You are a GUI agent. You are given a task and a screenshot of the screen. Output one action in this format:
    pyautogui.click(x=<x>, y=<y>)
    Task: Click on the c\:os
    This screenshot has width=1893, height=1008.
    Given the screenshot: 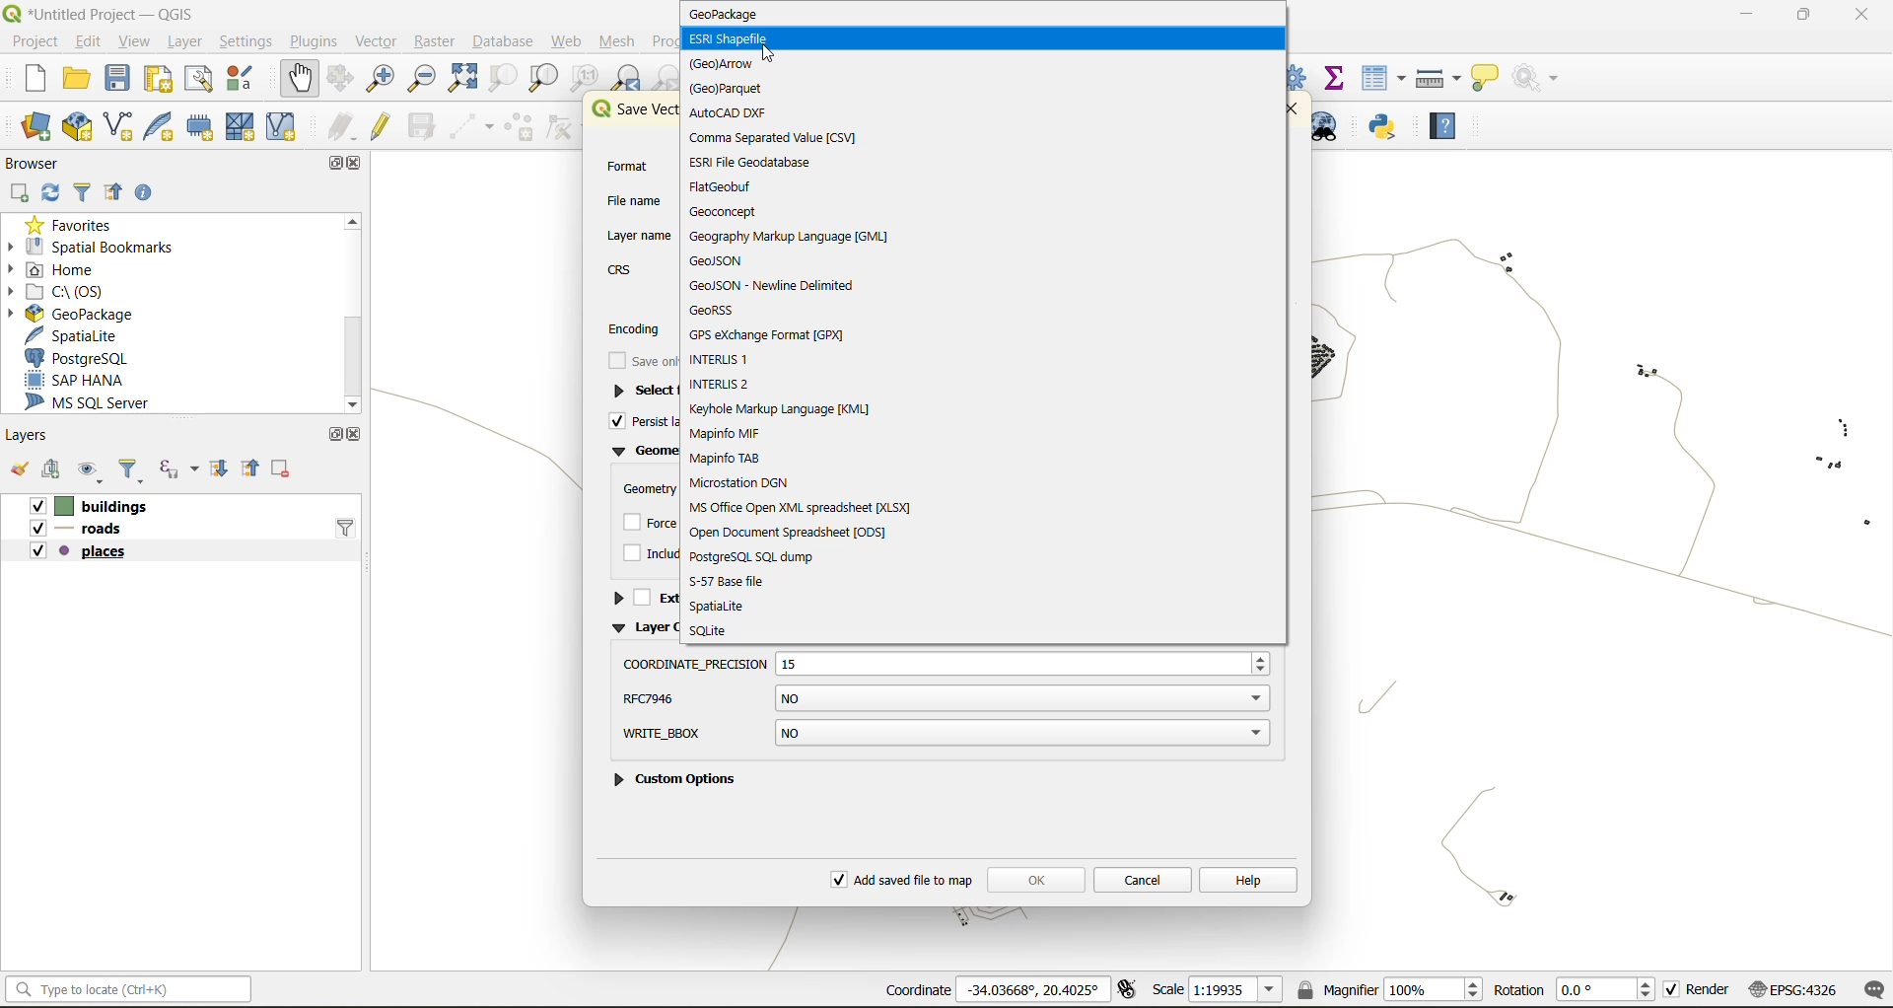 What is the action you would take?
    pyautogui.click(x=78, y=290)
    